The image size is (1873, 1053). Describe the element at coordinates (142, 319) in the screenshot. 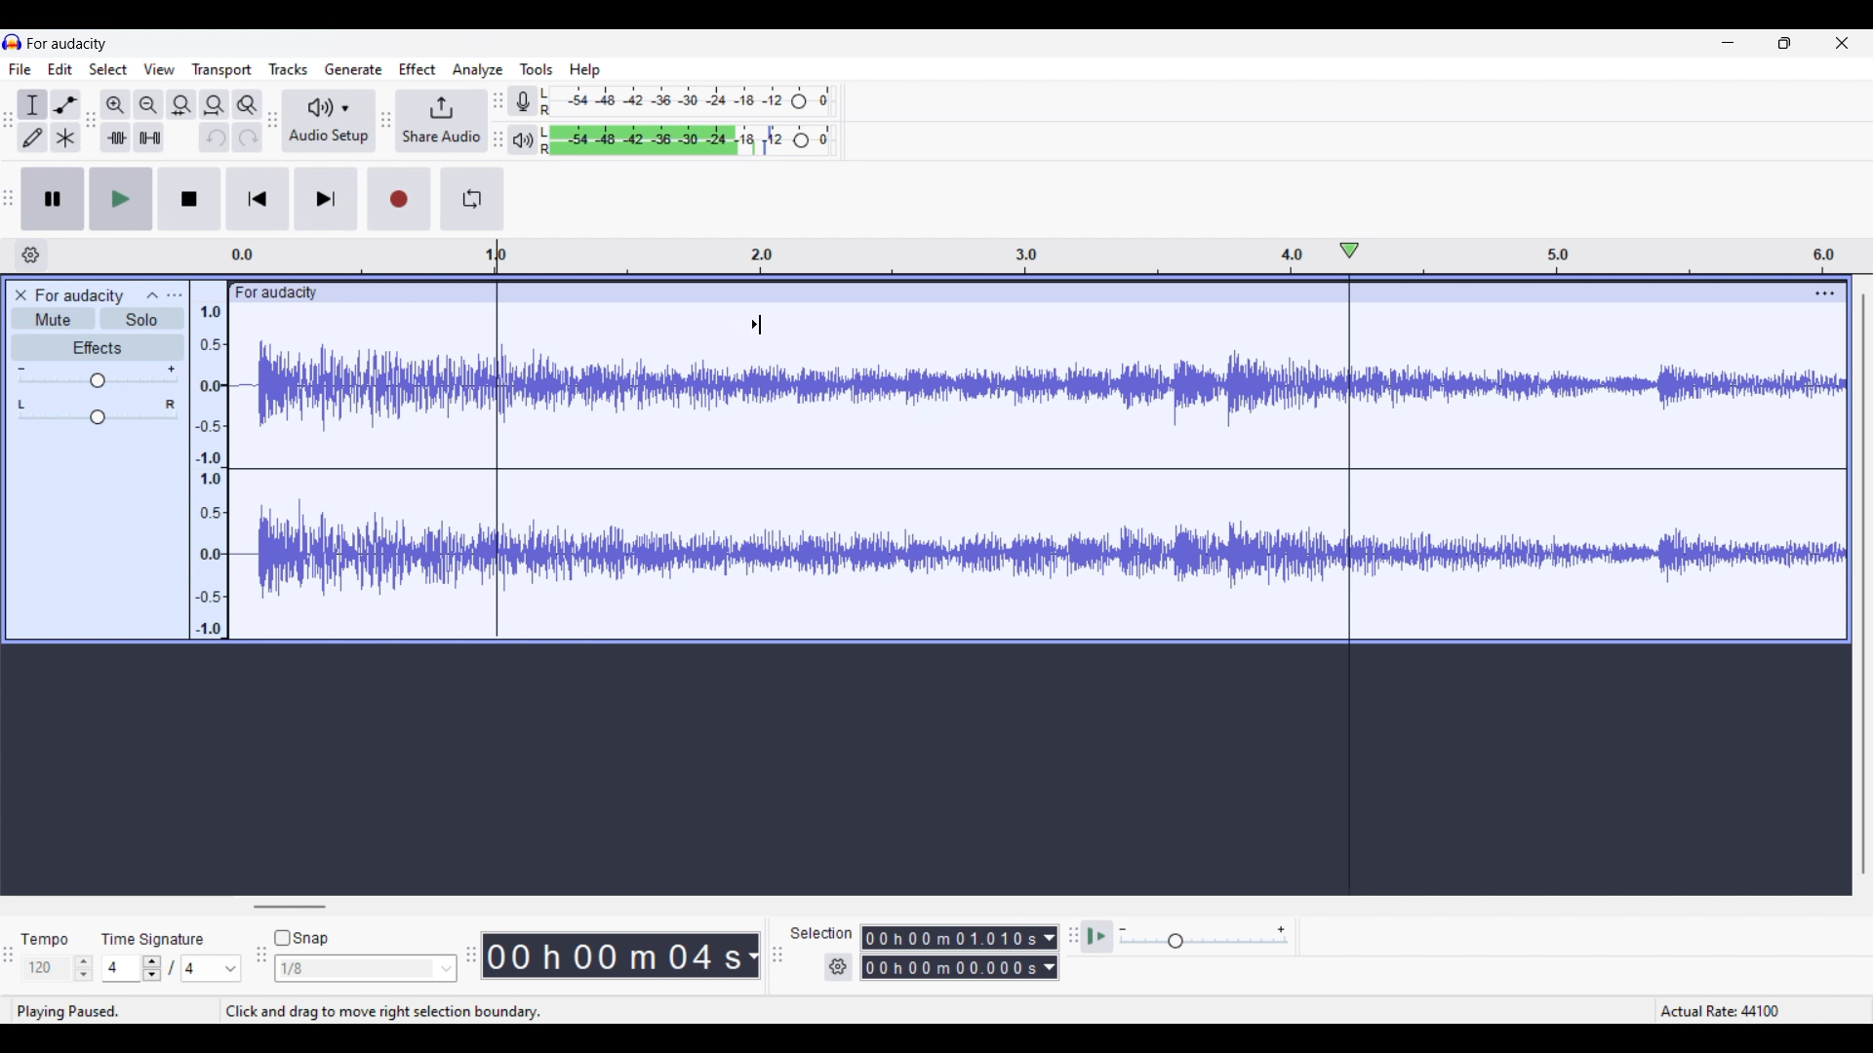

I see `Solo` at that location.